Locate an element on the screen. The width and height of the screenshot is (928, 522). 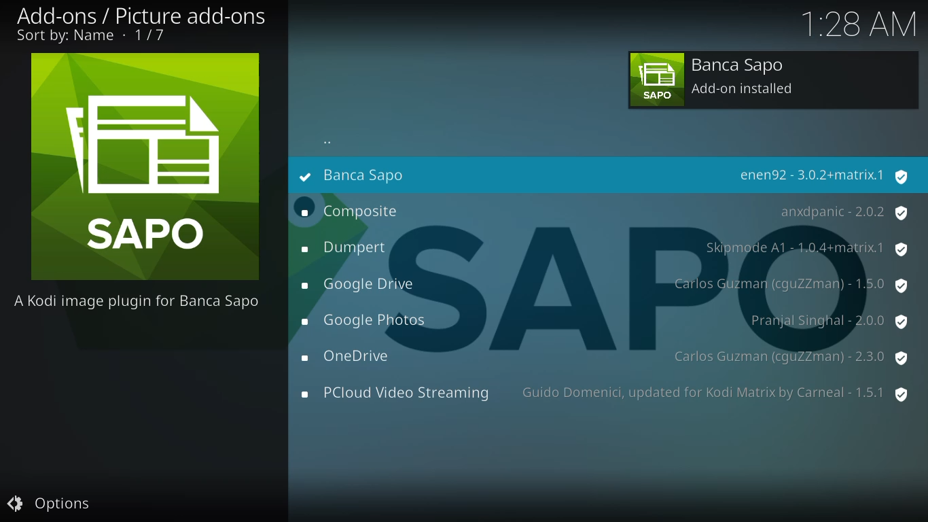
google drive is located at coordinates (363, 286).